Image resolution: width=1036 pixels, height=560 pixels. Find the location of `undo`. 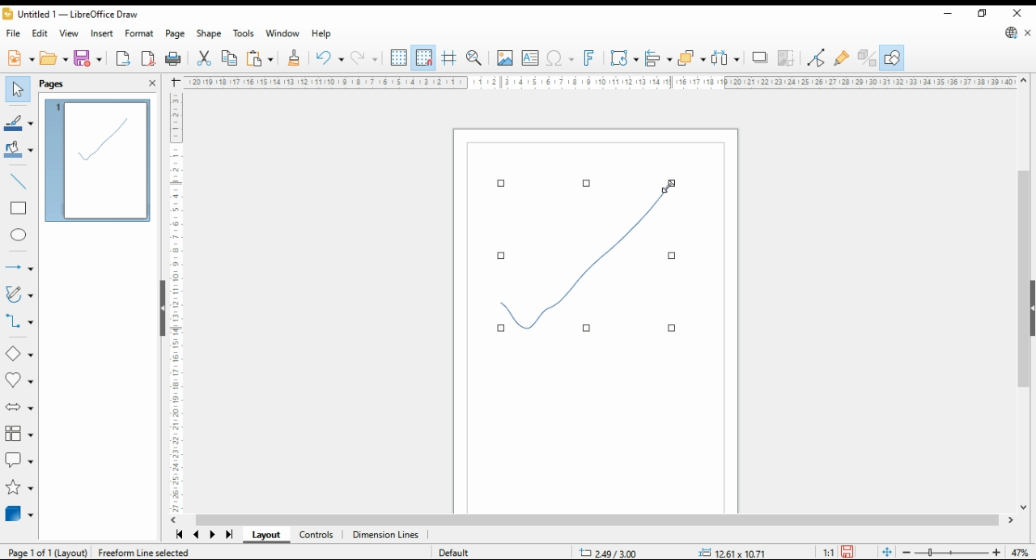

undo is located at coordinates (330, 58).